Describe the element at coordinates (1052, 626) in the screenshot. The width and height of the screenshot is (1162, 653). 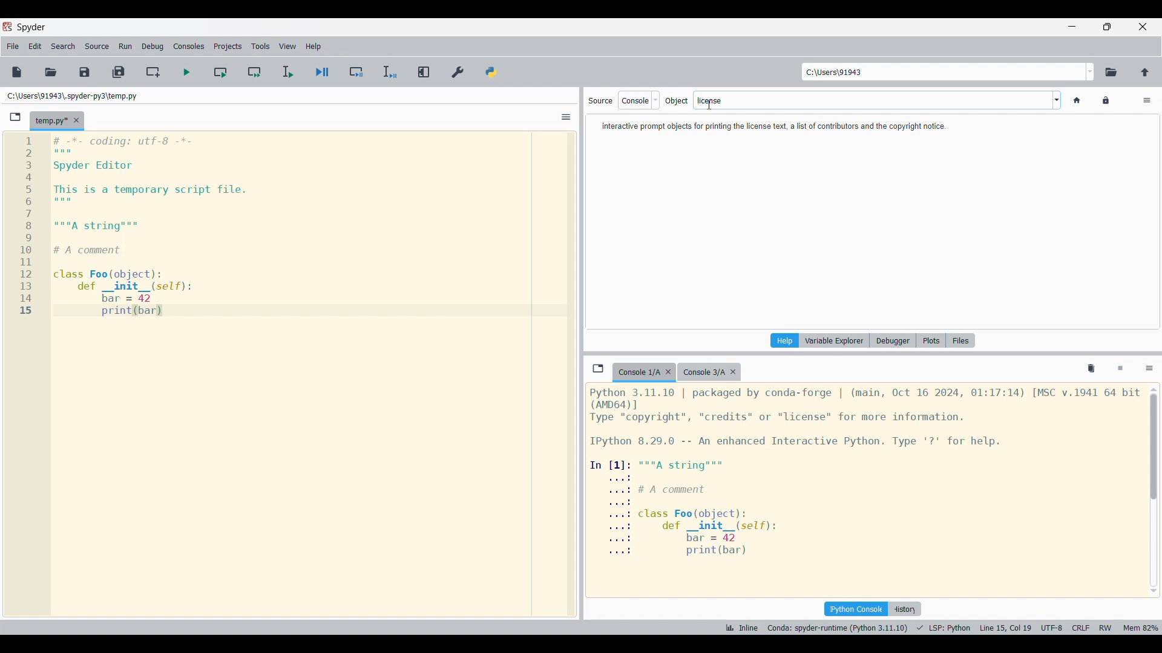
I see `UTF 8` at that location.